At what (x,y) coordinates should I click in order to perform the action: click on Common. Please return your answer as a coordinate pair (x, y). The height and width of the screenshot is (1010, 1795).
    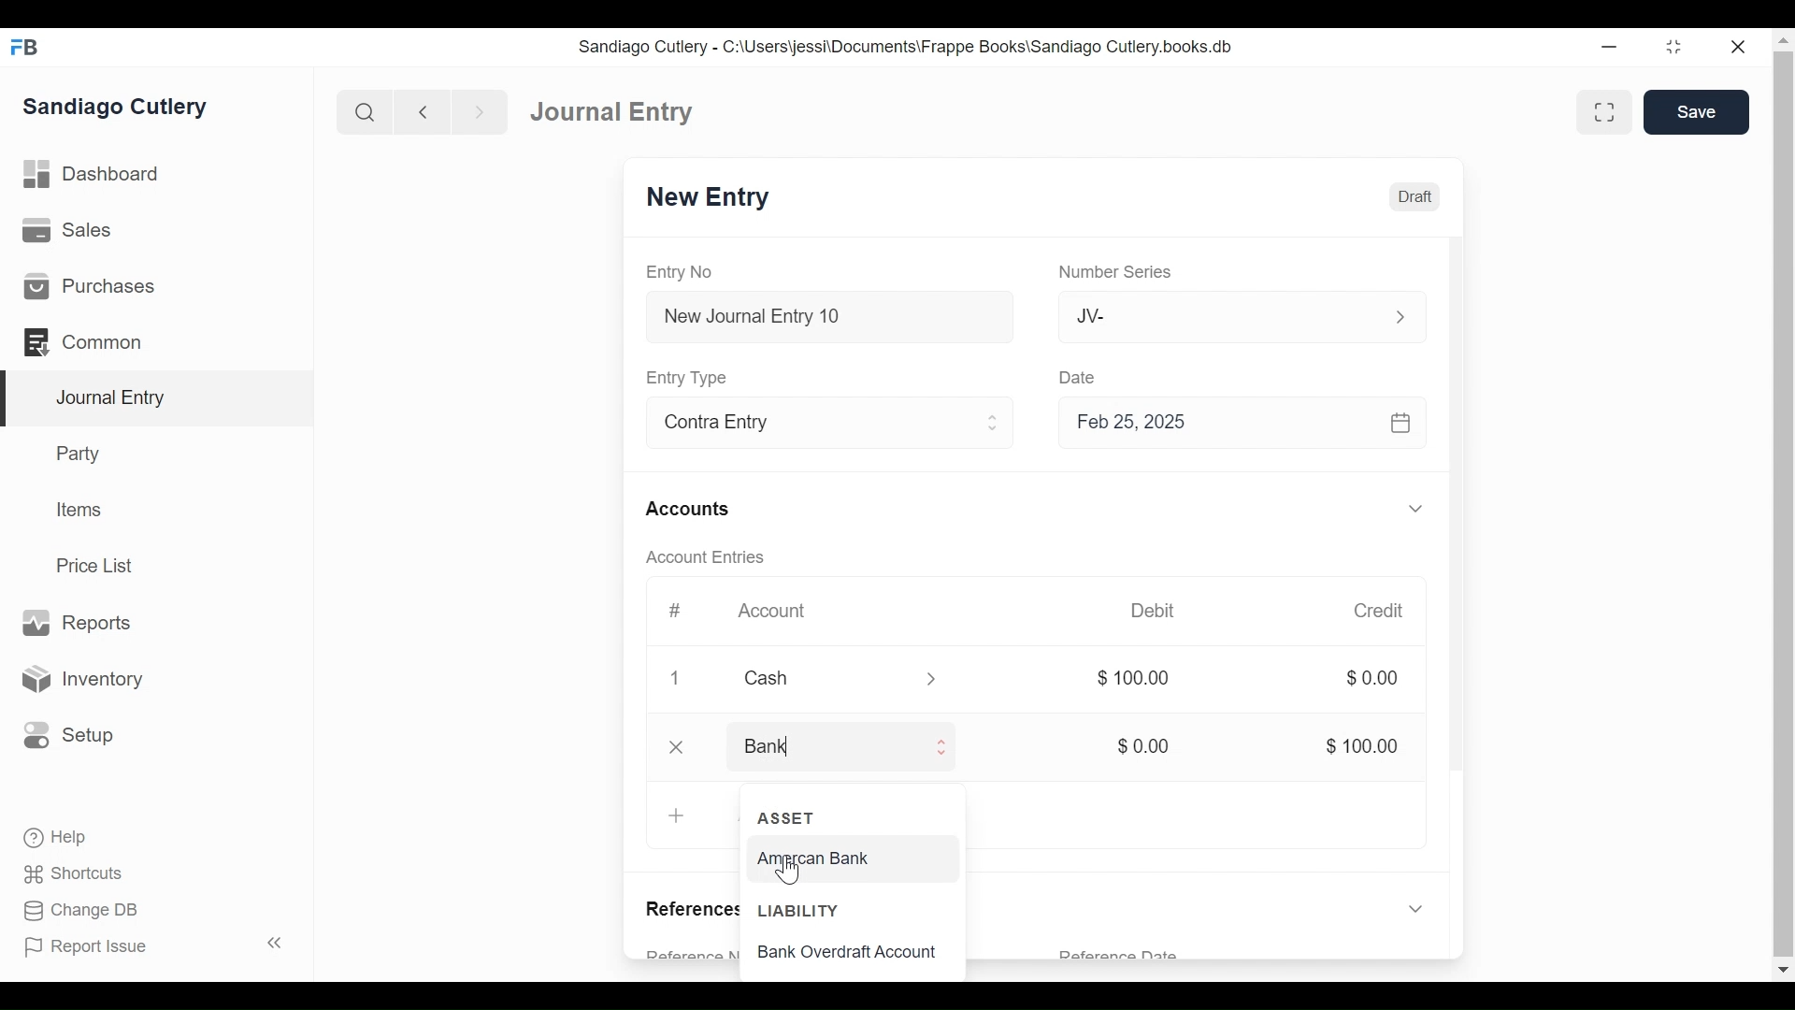
    Looking at the image, I should click on (84, 340).